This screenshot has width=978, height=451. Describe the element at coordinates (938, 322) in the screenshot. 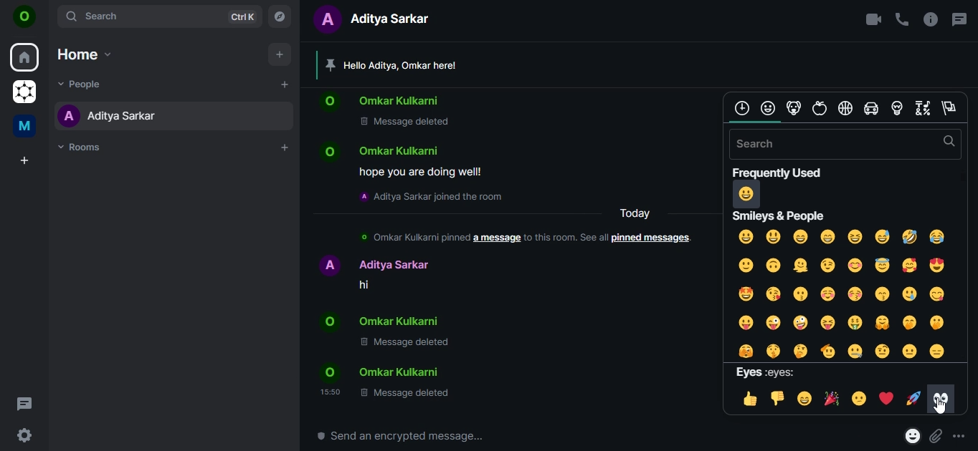

I see `face with open mouth and hand over mouth` at that location.